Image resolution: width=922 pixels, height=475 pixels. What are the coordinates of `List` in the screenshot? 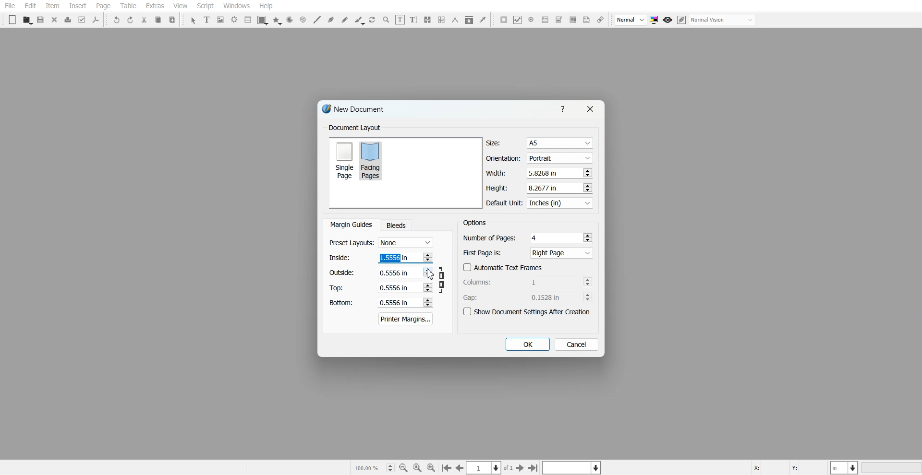 It's located at (248, 19).